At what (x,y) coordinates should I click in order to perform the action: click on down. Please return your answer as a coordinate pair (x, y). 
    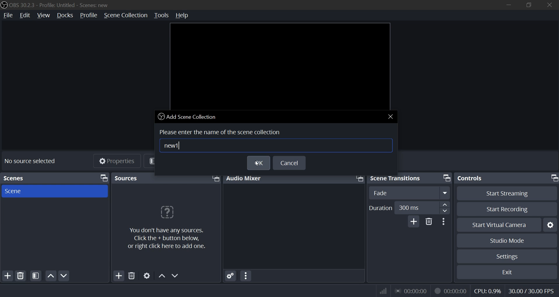
    Looking at the image, I should click on (444, 211).